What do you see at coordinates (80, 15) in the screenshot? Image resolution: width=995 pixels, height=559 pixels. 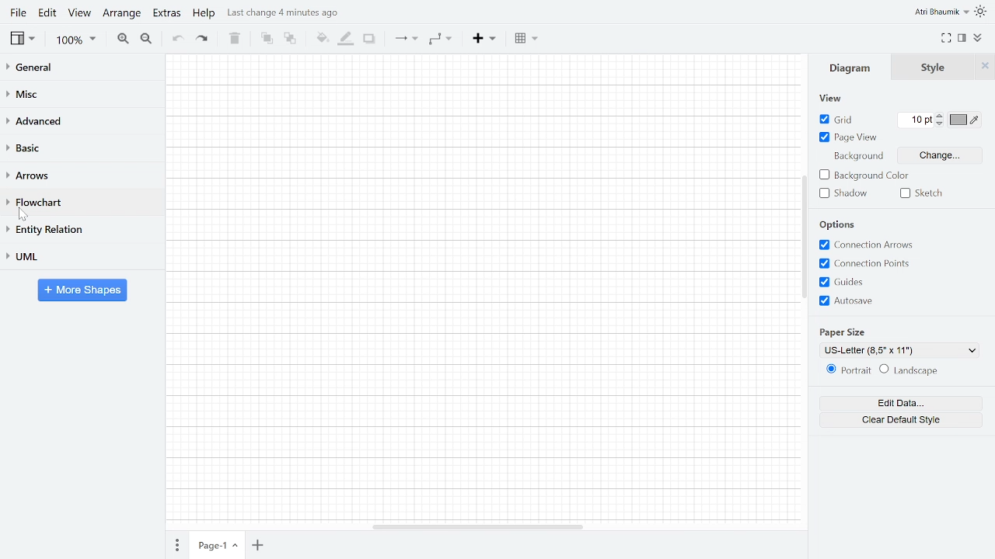 I see `View` at bounding box center [80, 15].